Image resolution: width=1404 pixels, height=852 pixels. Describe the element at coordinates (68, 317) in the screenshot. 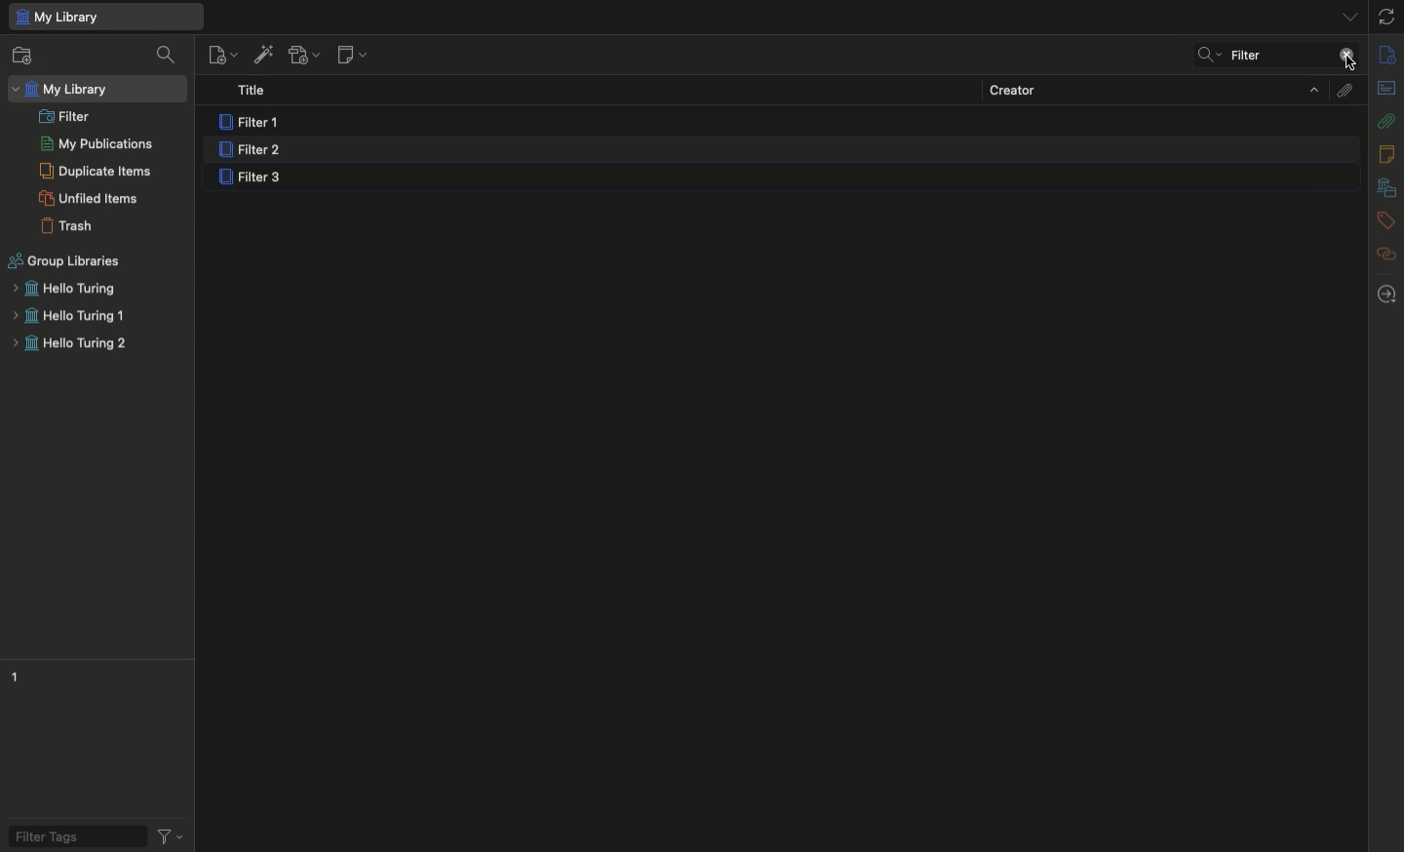

I see `Hello turing 1` at that location.